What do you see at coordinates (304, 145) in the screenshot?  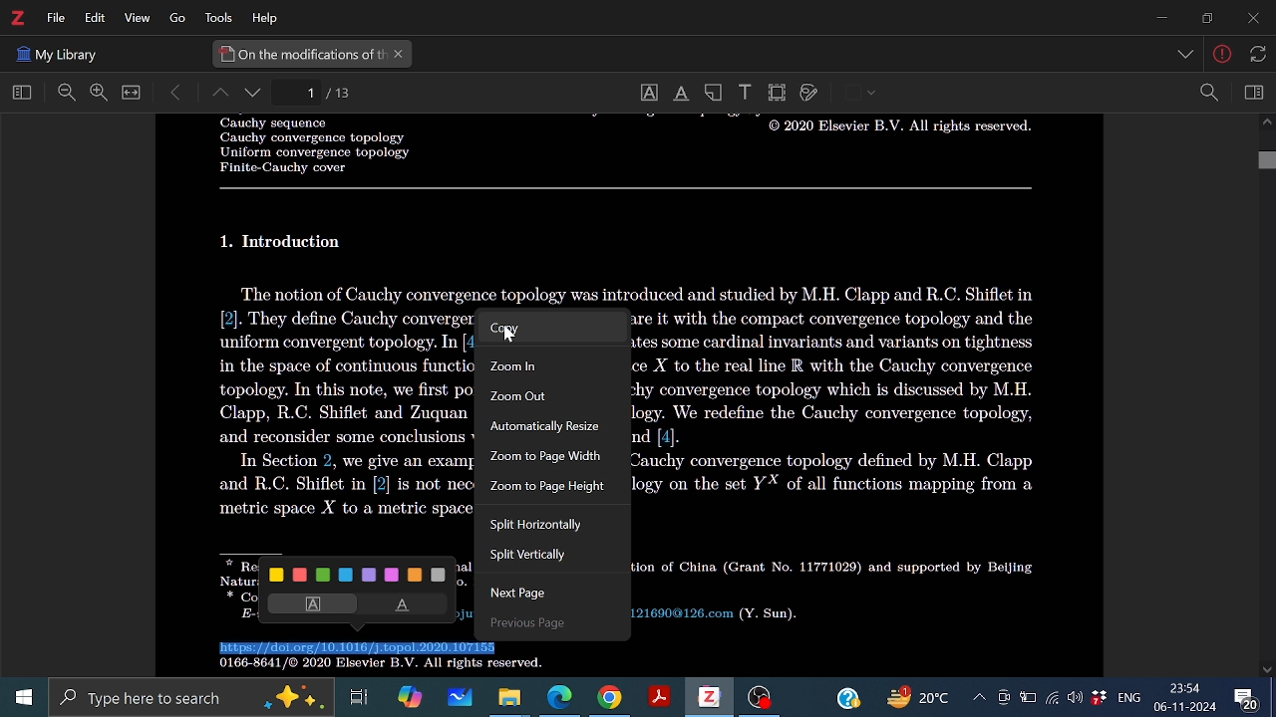 I see `` at bounding box center [304, 145].